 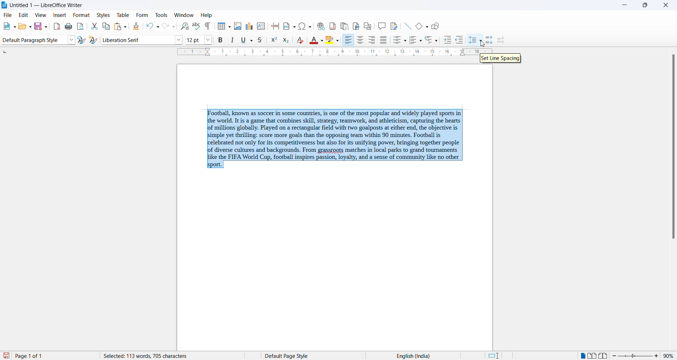 I want to click on save options, so click(x=45, y=28).